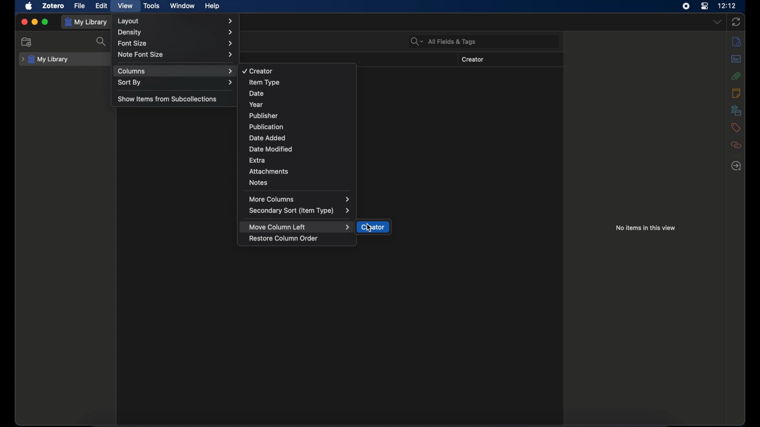 This screenshot has width=760, height=427. What do you see at coordinates (80, 6) in the screenshot?
I see `file` at bounding box center [80, 6].